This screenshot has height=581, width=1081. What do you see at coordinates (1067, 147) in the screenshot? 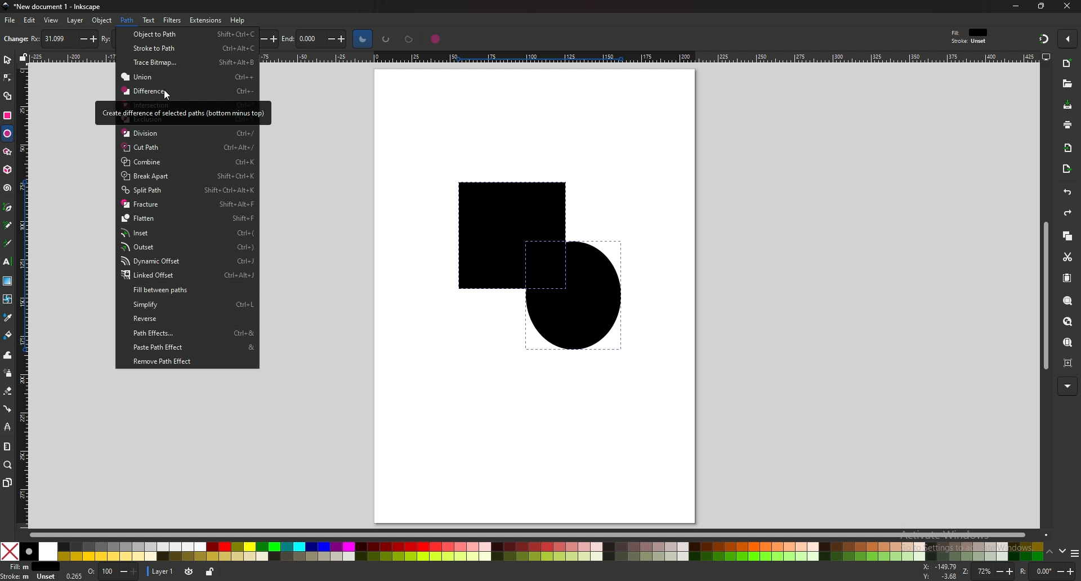
I see `import` at bounding box center [1067, 147].